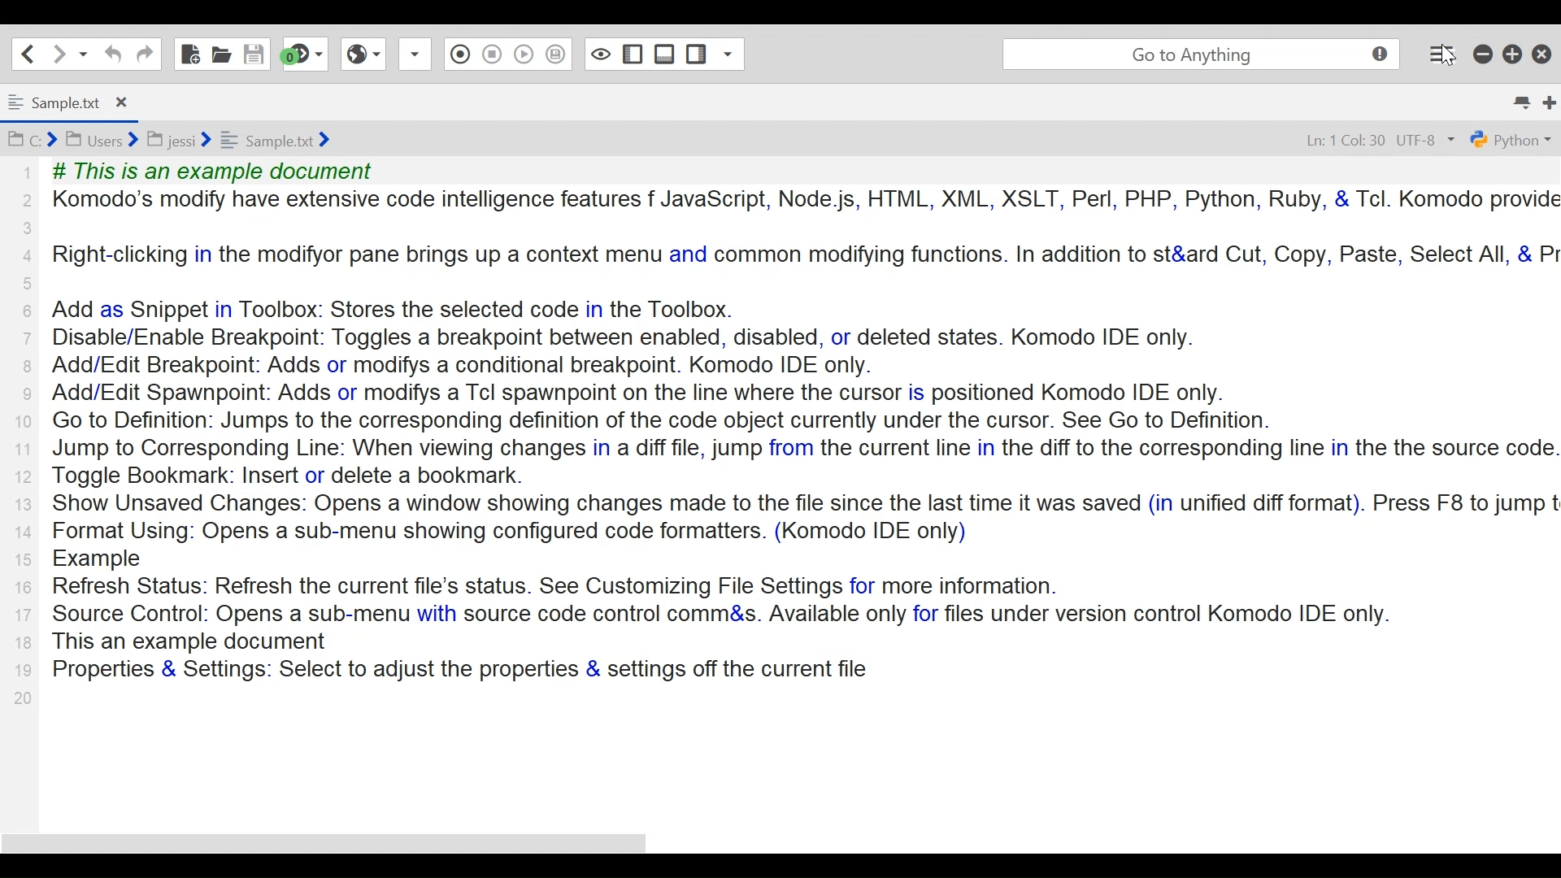 The width and height of the screenshot is (1561, 878). I want to click on horizontal scroll bar, so click(341, 842).